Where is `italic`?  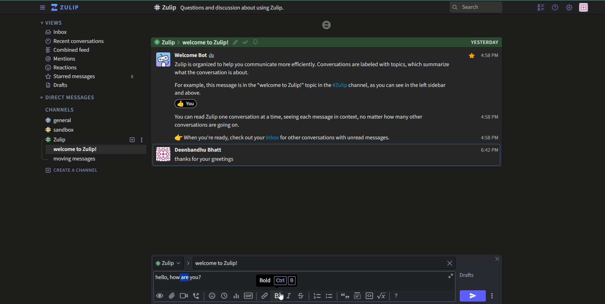 italic is located at coordinates (291, 296).